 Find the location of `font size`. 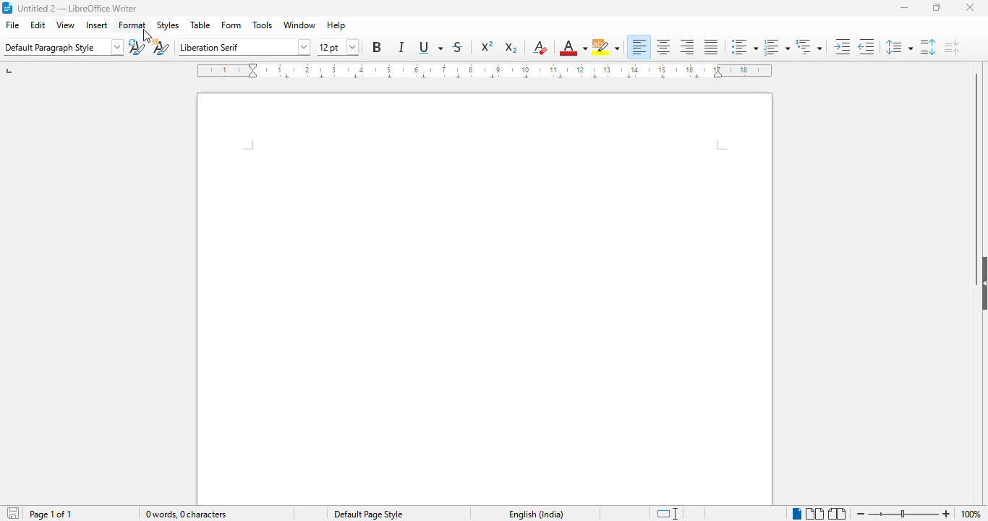

font size is located at coordinates (338, 48).